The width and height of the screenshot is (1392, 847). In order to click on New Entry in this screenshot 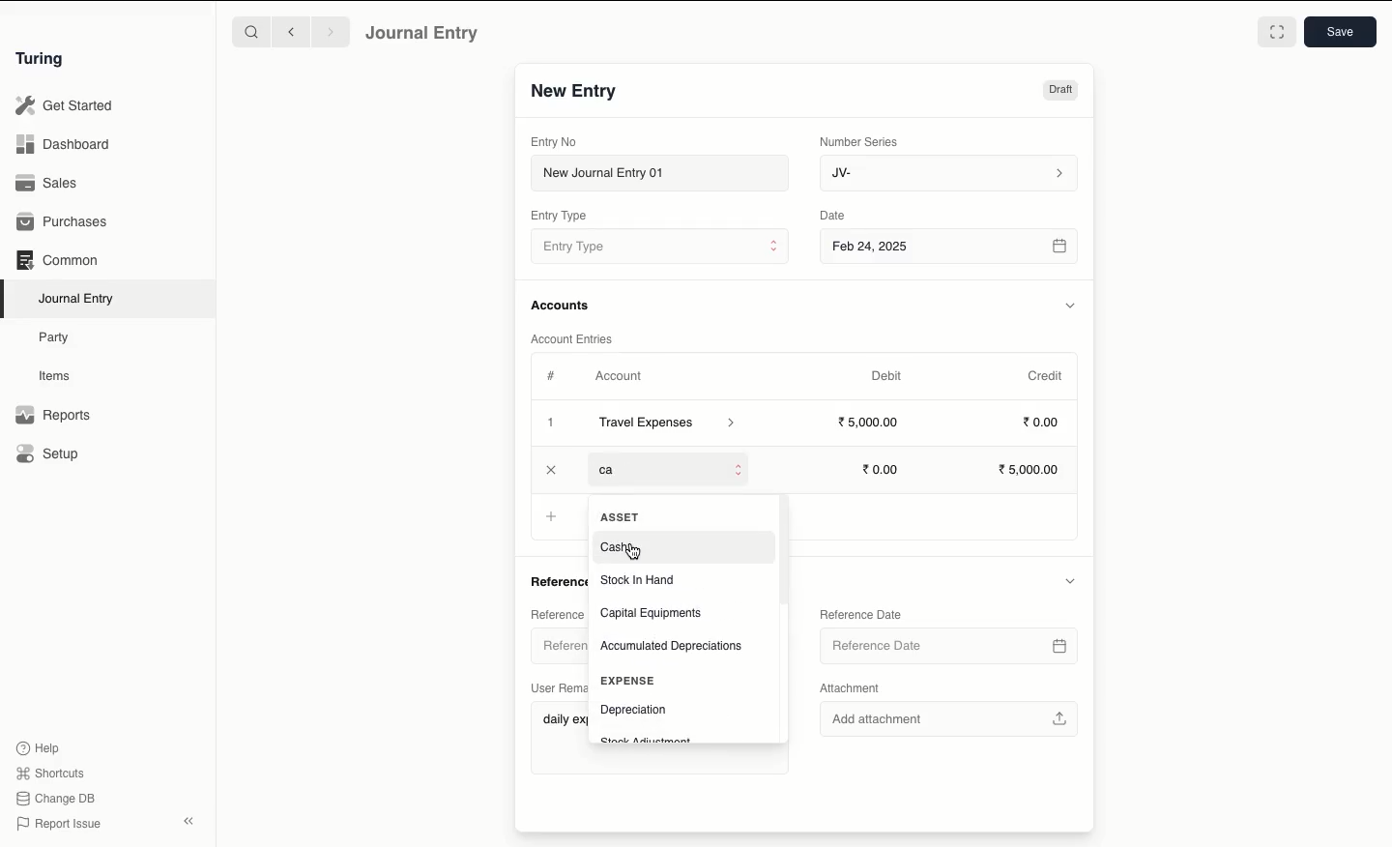, I will do `click(575, 92)`.